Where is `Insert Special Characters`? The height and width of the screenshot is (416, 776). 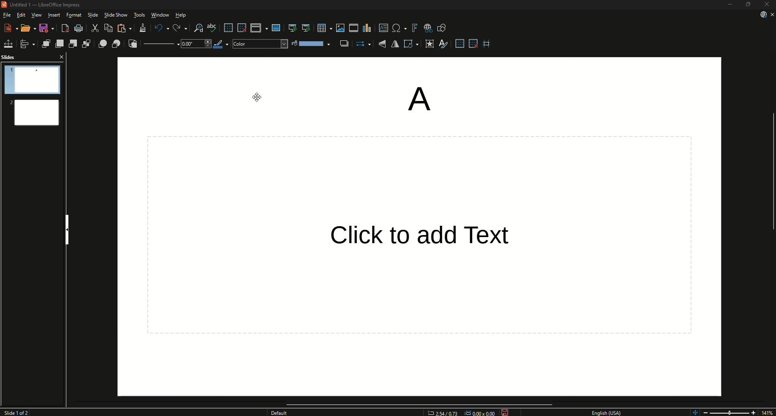
Insert Special Characters is located at coordinates (397, 27).